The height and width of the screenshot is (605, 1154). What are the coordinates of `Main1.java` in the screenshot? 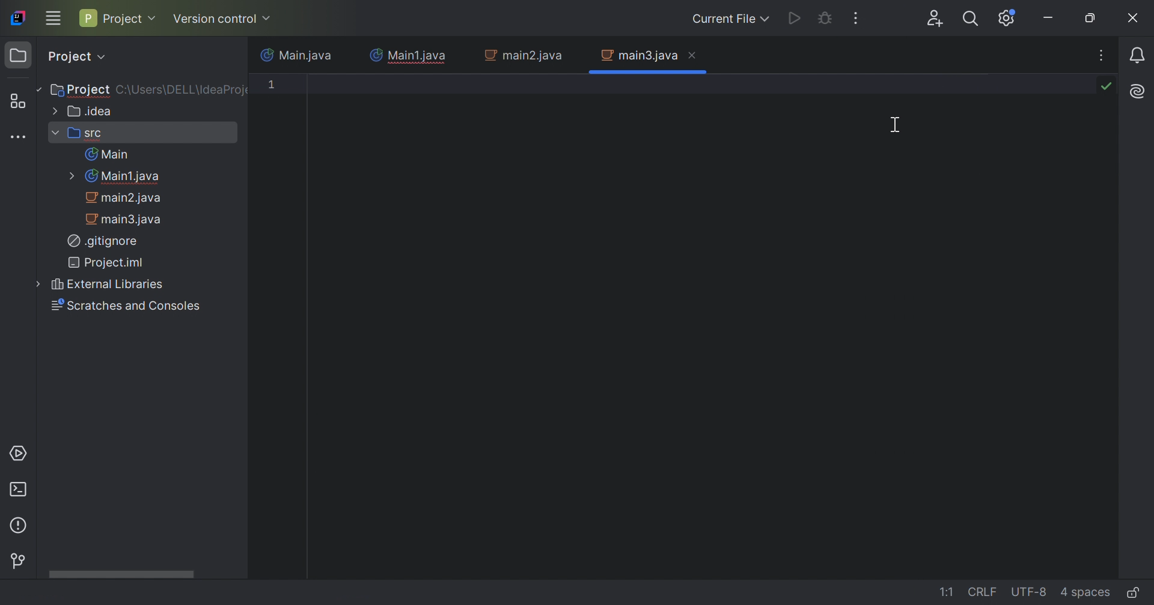 It's located at (408, 55).